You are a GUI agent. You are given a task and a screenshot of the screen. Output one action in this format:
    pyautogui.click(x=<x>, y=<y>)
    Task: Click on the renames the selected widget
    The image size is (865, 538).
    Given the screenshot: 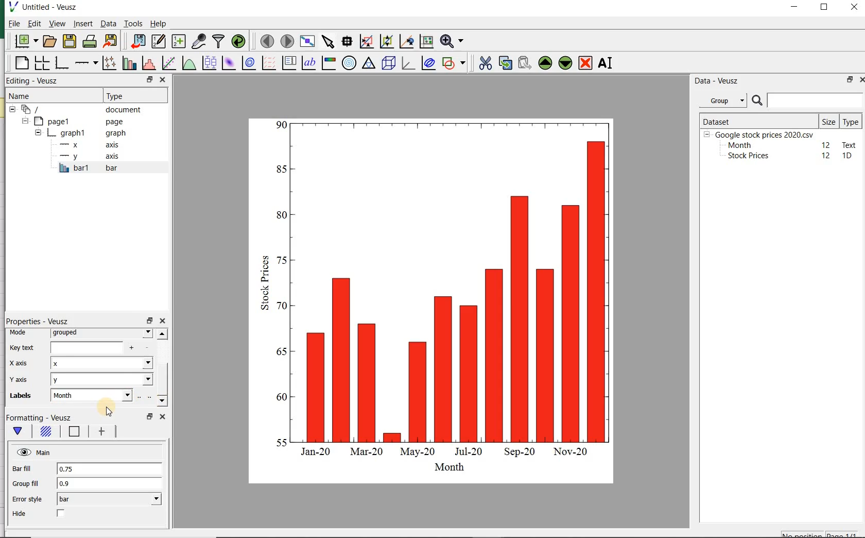 What is the action you would take?
    pyautogui.click(x=604, y=64)
    